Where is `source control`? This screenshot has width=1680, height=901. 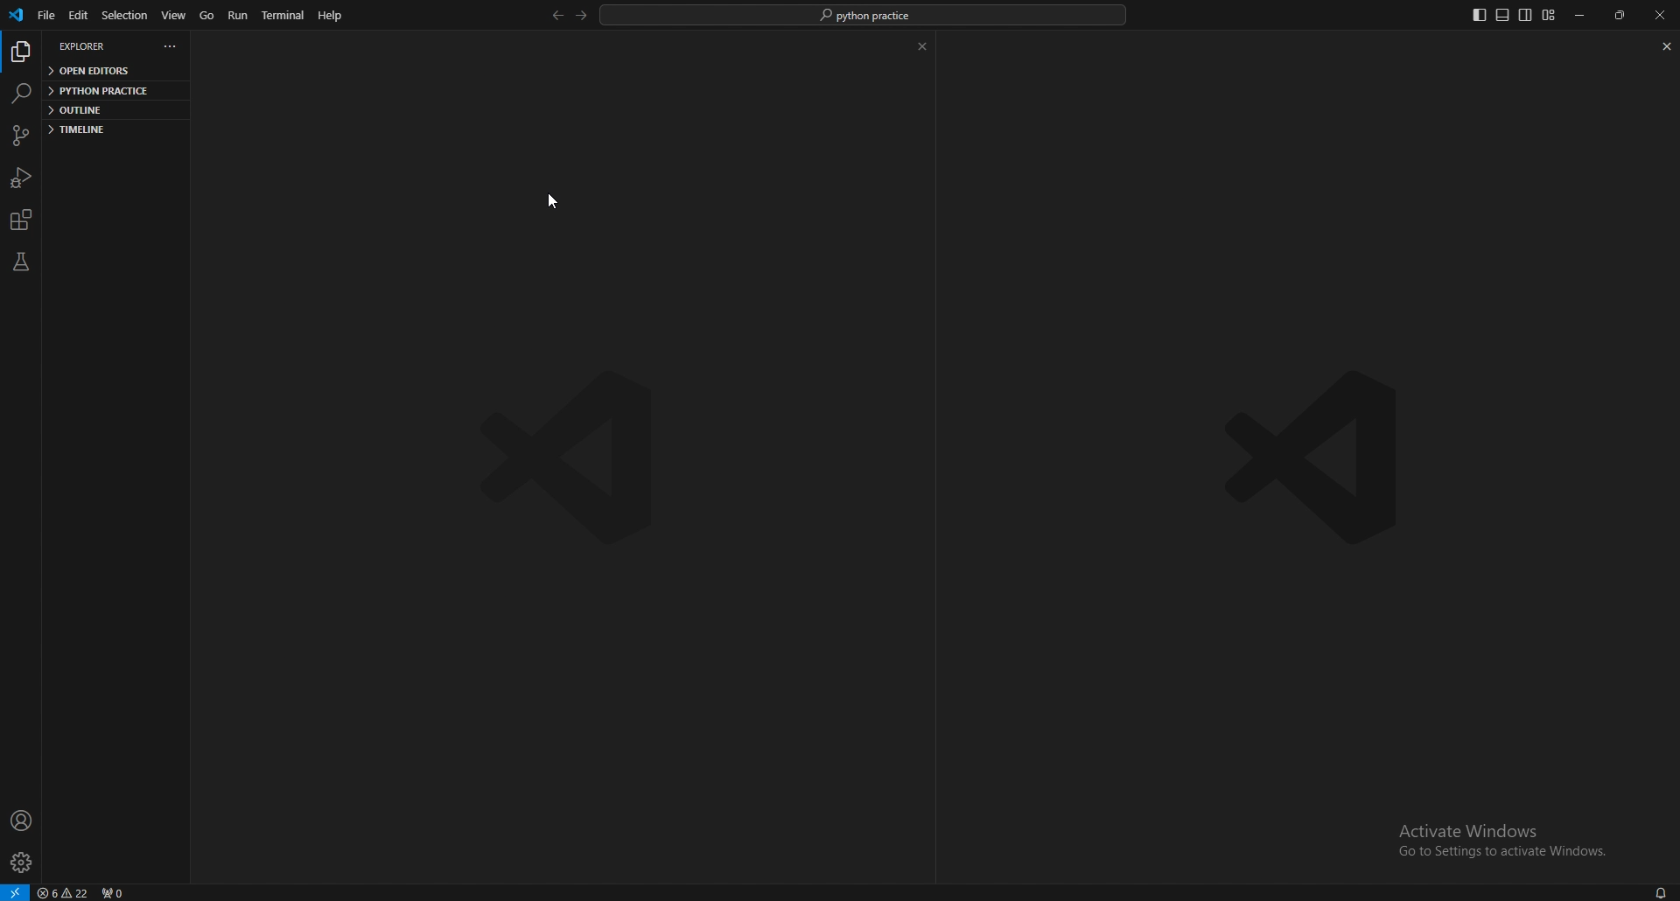
source control is located at coordinates (21, 136).